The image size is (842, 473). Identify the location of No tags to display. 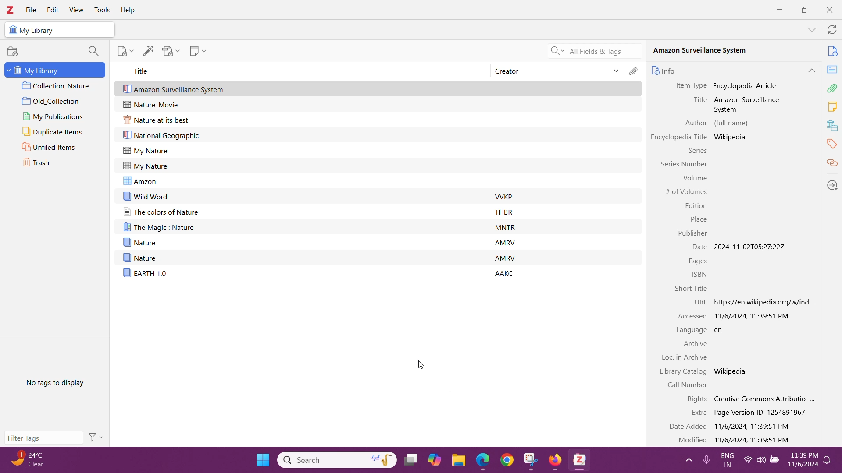
(55, 383).